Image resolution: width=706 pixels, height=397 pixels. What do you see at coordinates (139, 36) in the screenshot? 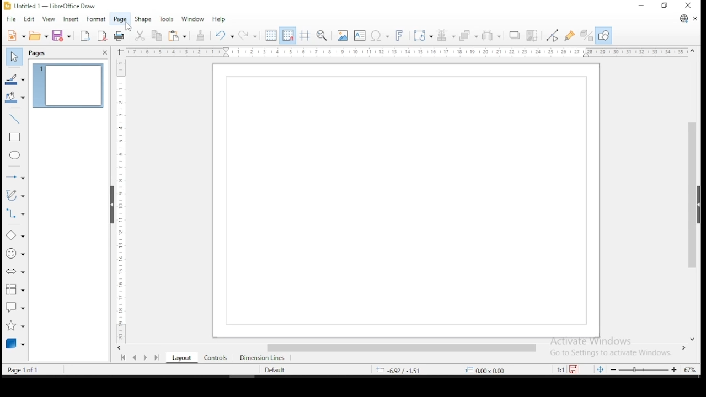
I see `cut` at bounding box center [139, 36].